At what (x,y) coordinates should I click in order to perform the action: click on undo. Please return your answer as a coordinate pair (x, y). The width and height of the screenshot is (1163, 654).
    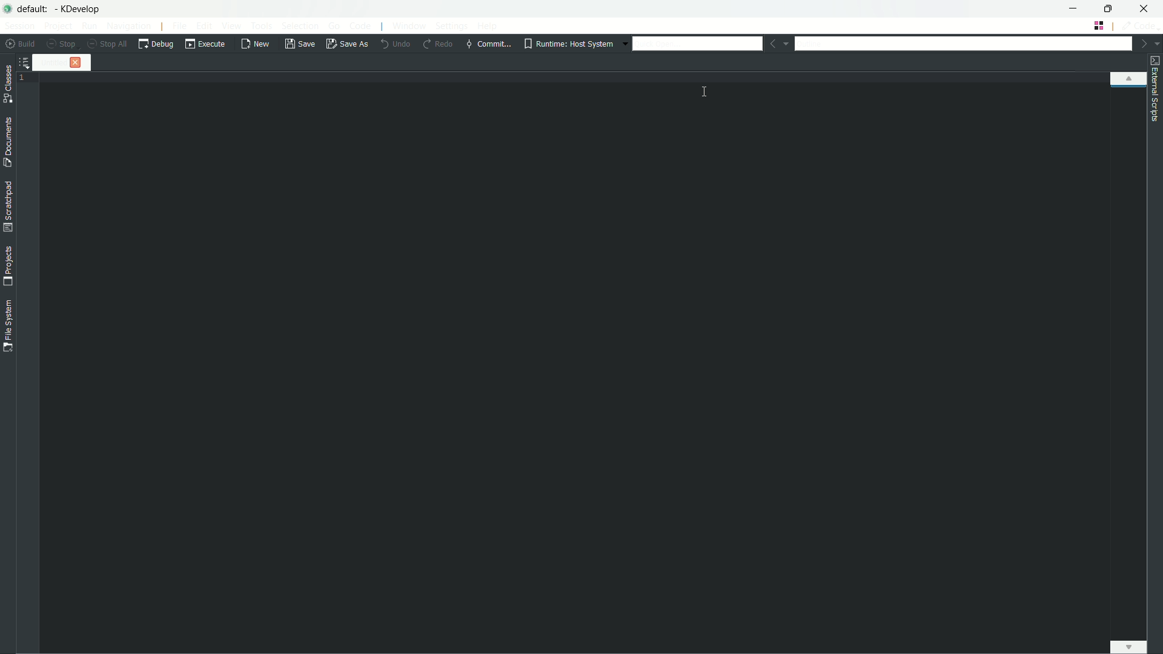
    Looking at the image, I should click on (394, 43).